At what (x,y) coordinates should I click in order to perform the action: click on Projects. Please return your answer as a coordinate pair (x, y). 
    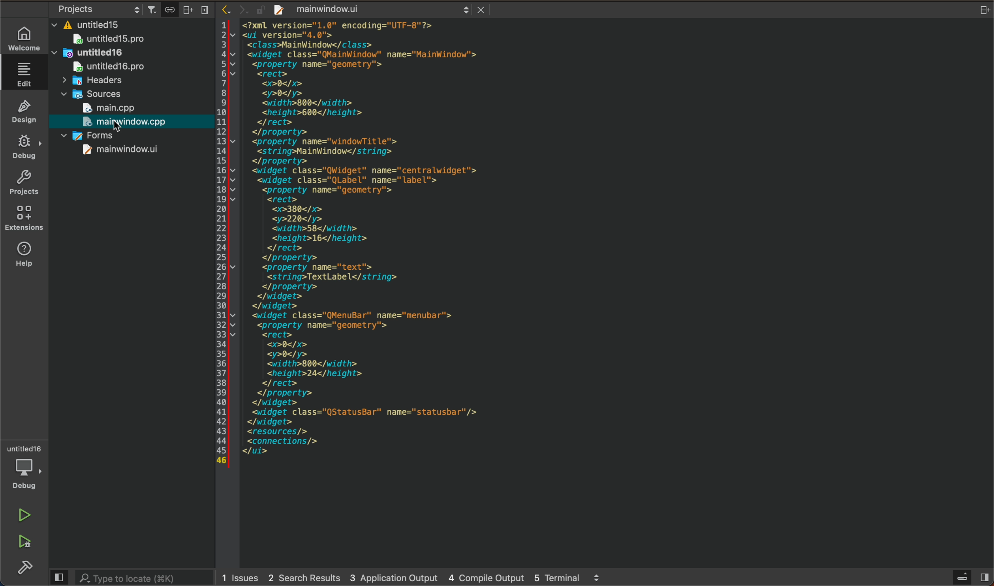
    Looking at the image, I should click on (92, 9).